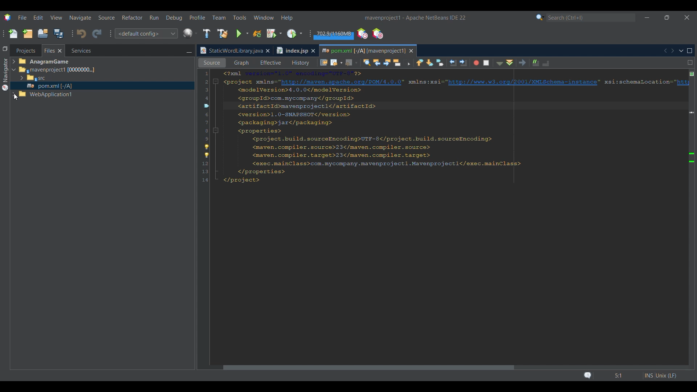  What do you see at coordinates (377, 33) in the screenshot?
I see `Pause I/O checks` at bounding box center [377, 33].